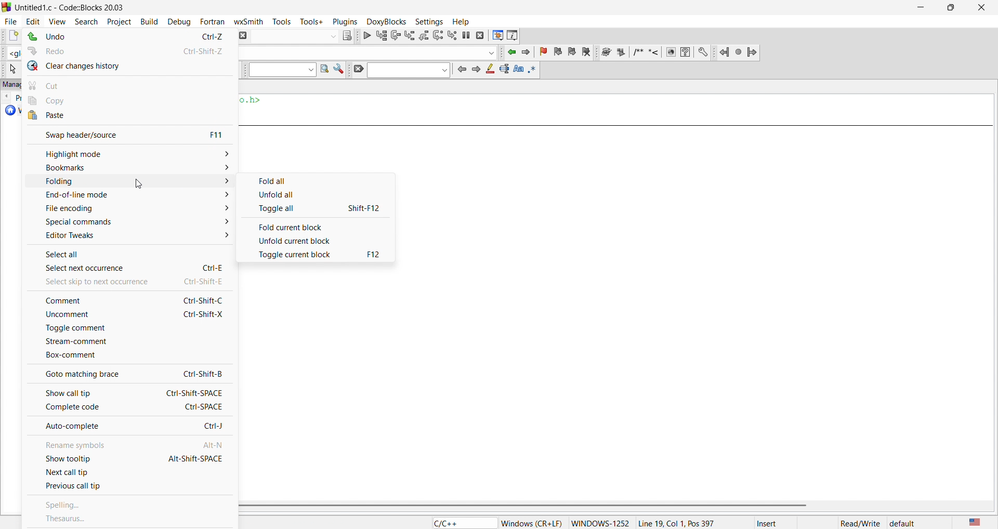 Image resolution: width=998 pixels, height=529 pixels. Describe the element at coordinates (860, 522) in the screenshot. I see `Read/Write` at that location.